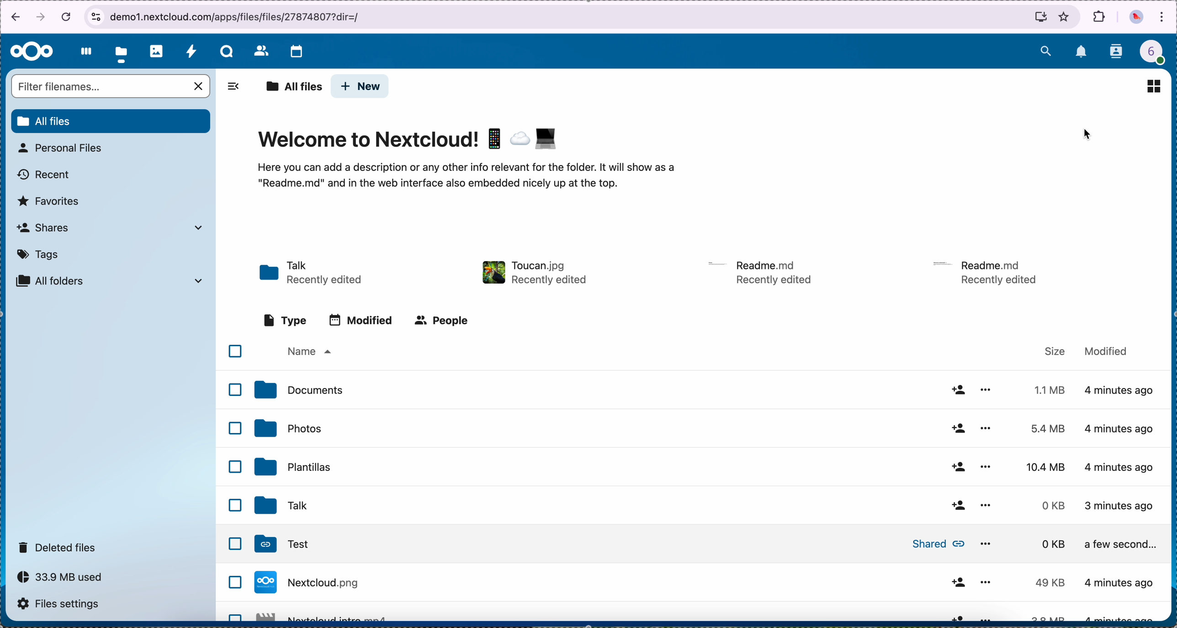 This screenshot has width=1177, height=628. What do you see at coordinates (984, 582) in the screenshot?
I see `more options` at bounding box center [984, 582].